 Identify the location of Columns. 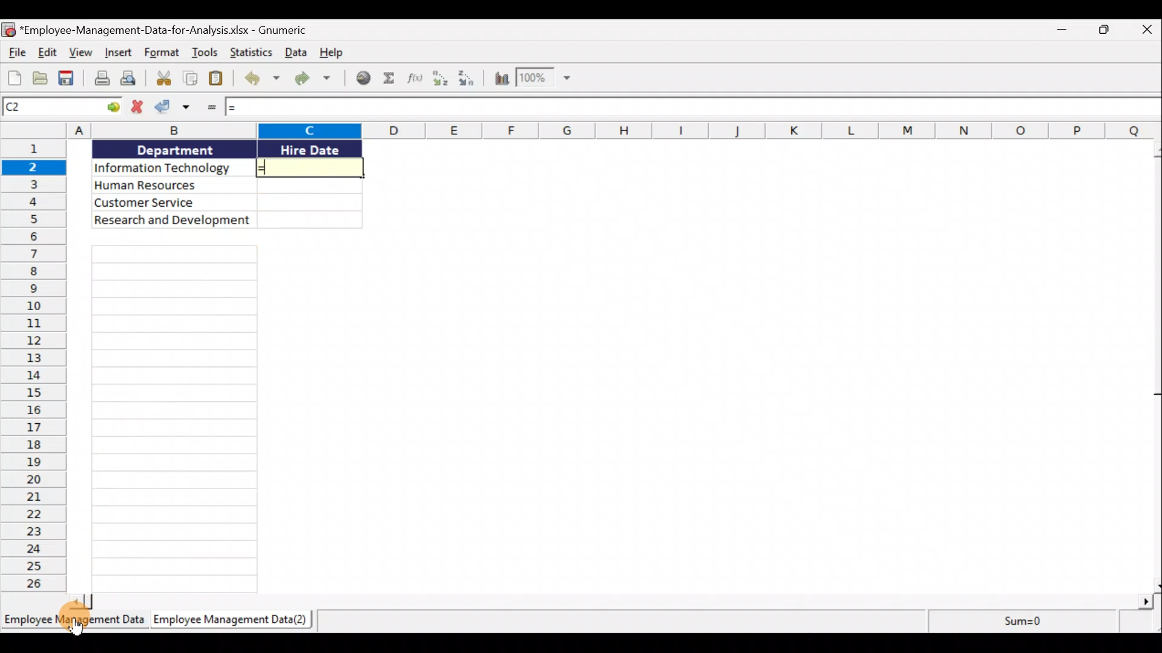
(581, 130).